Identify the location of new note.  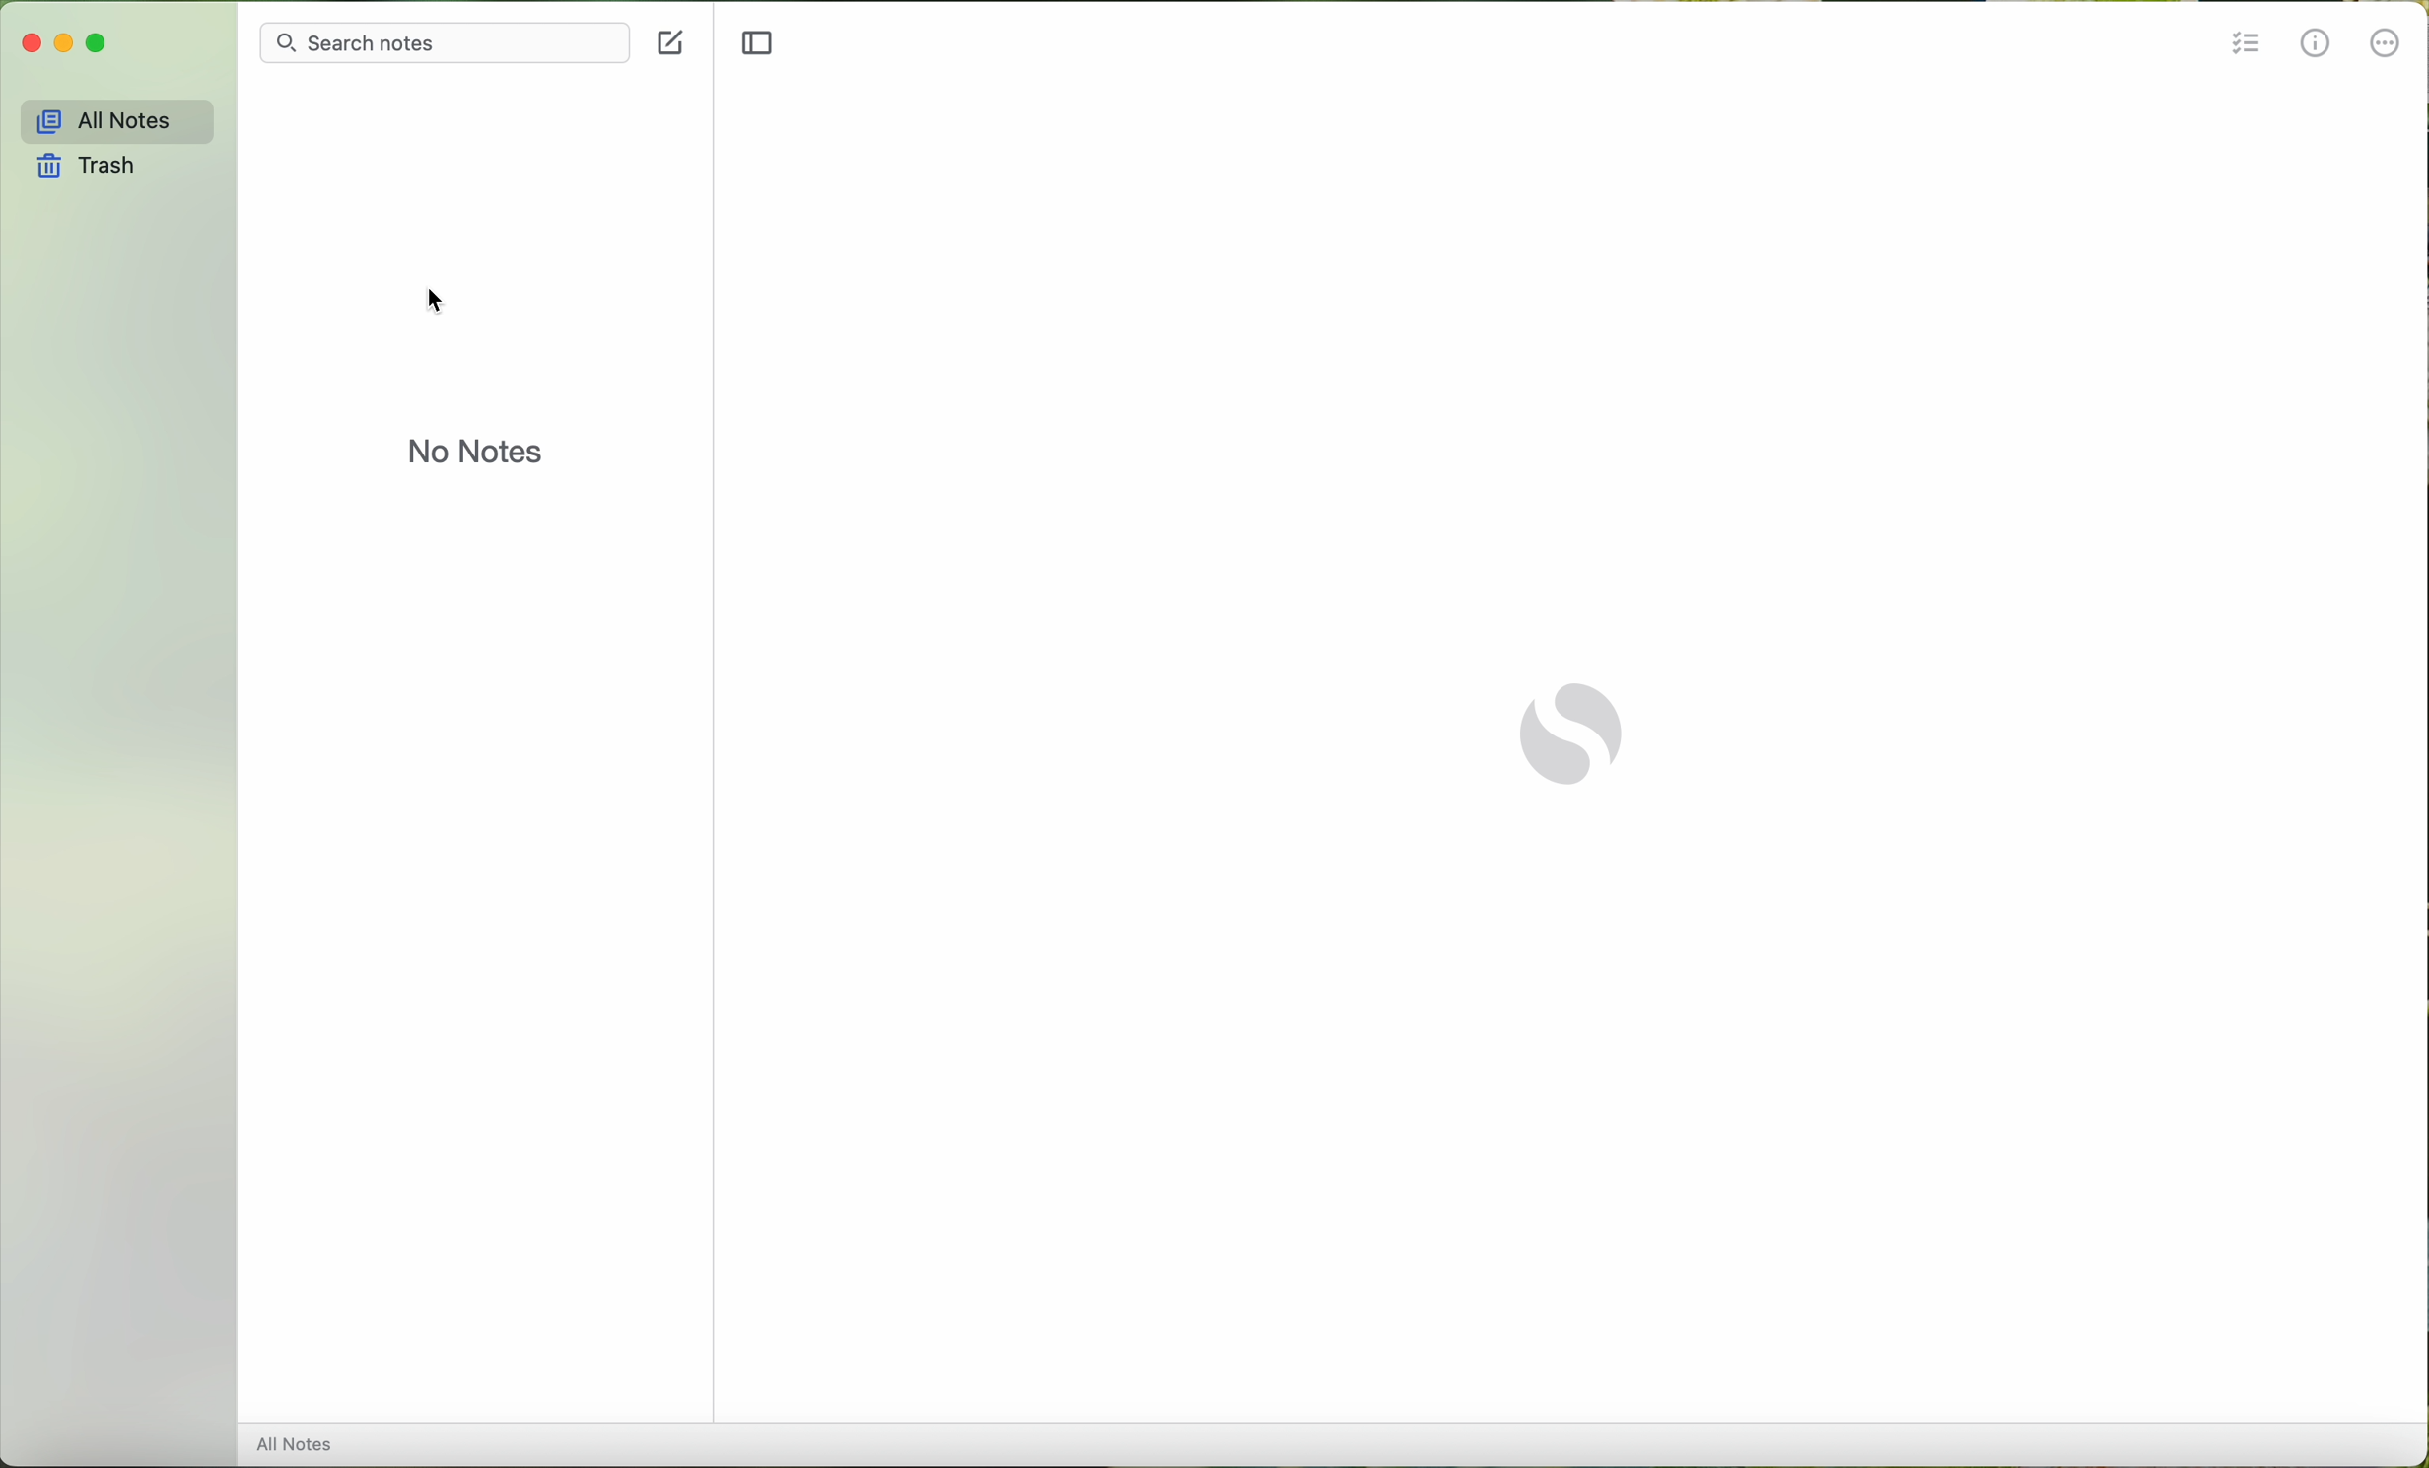
(669, 44).